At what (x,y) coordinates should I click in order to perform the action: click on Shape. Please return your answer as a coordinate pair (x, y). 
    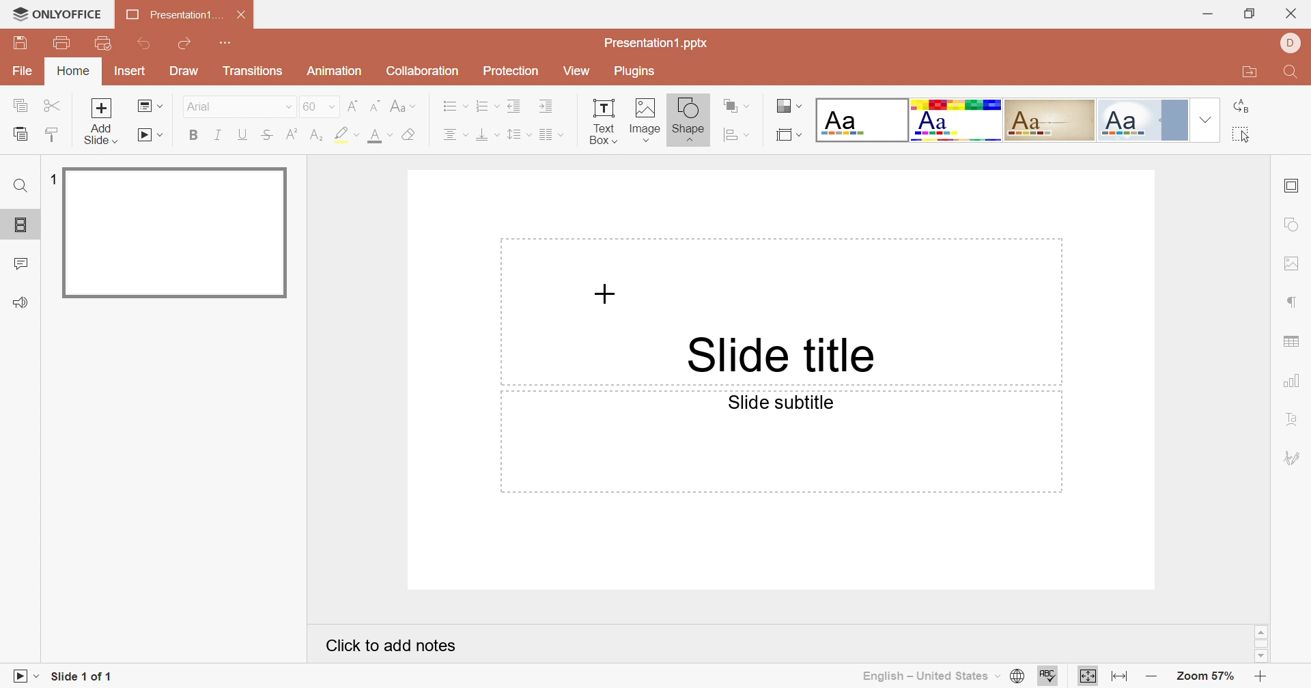
    Looking at the image, I should click on (688, 122).